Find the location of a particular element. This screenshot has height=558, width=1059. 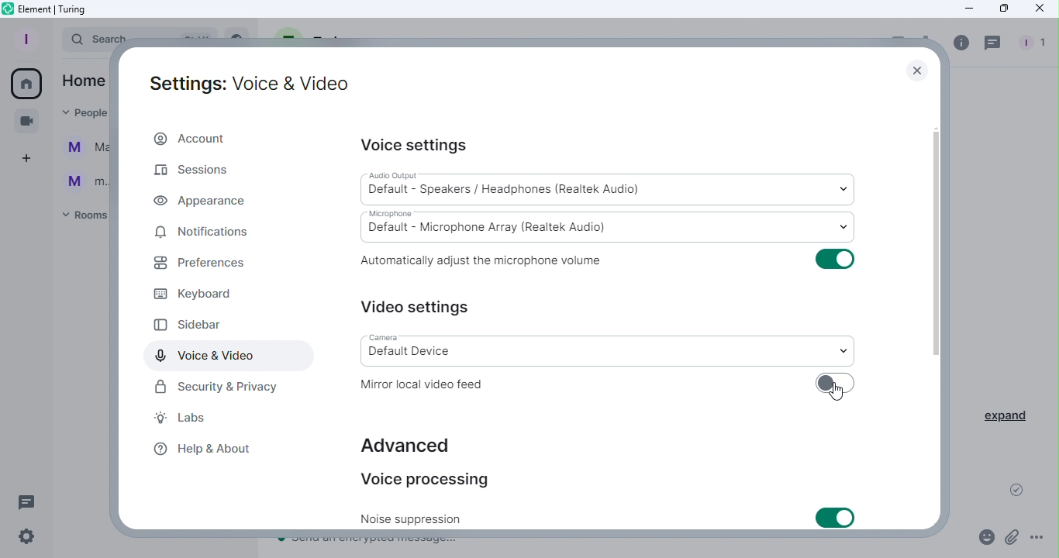

Quick settings is located at coordinates (30, 539).